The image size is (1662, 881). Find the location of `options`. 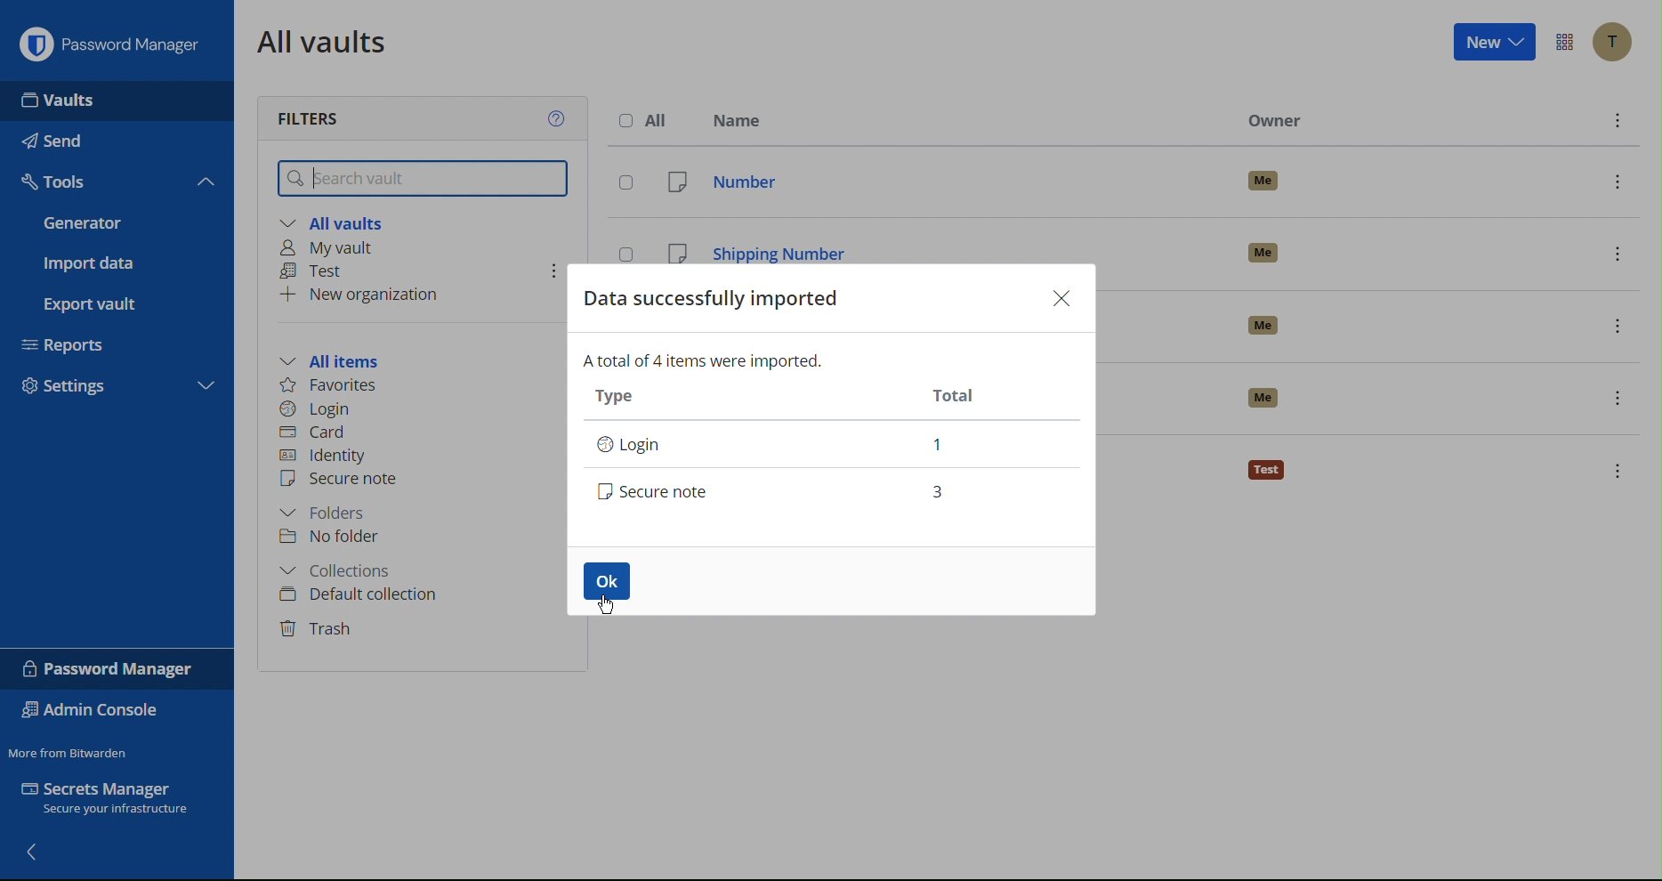

options is located at coordinates (1618, 253).